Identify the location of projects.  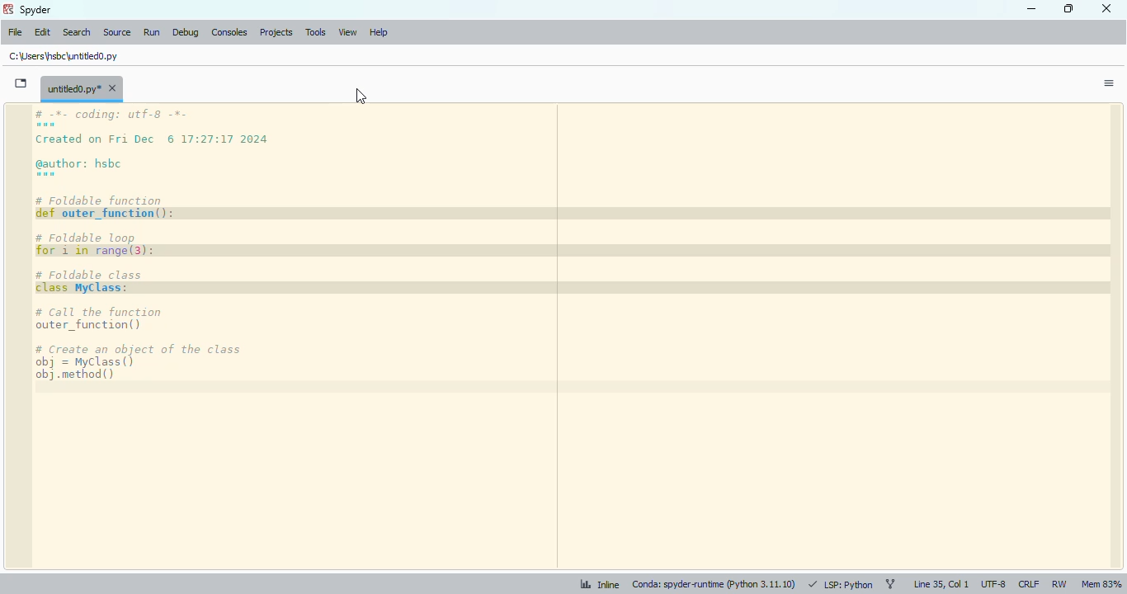
(276, 32).